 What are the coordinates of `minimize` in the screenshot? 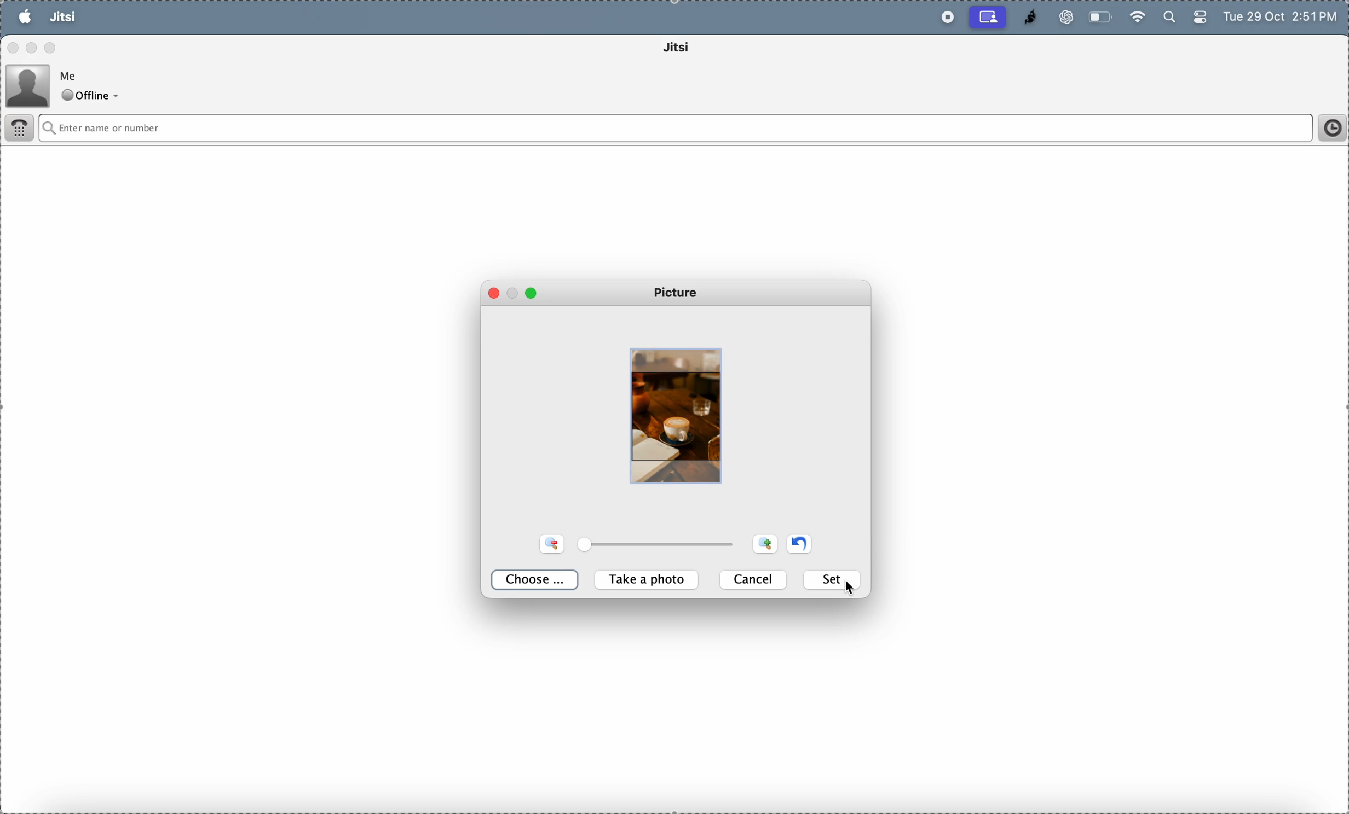 It's located at (33, 48).